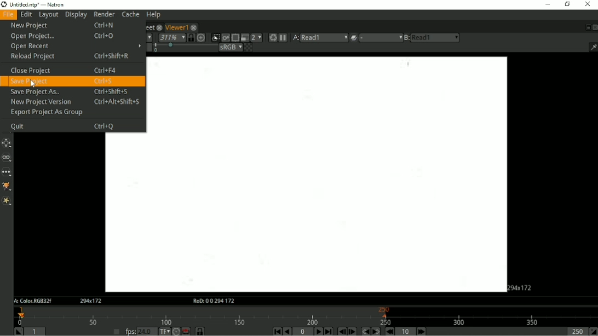 The height and width of the screenshot is (336, 598). What do you see at coordinates (436, 37) in the screenshot?
I see `read1` at bounding box center [436, 37].